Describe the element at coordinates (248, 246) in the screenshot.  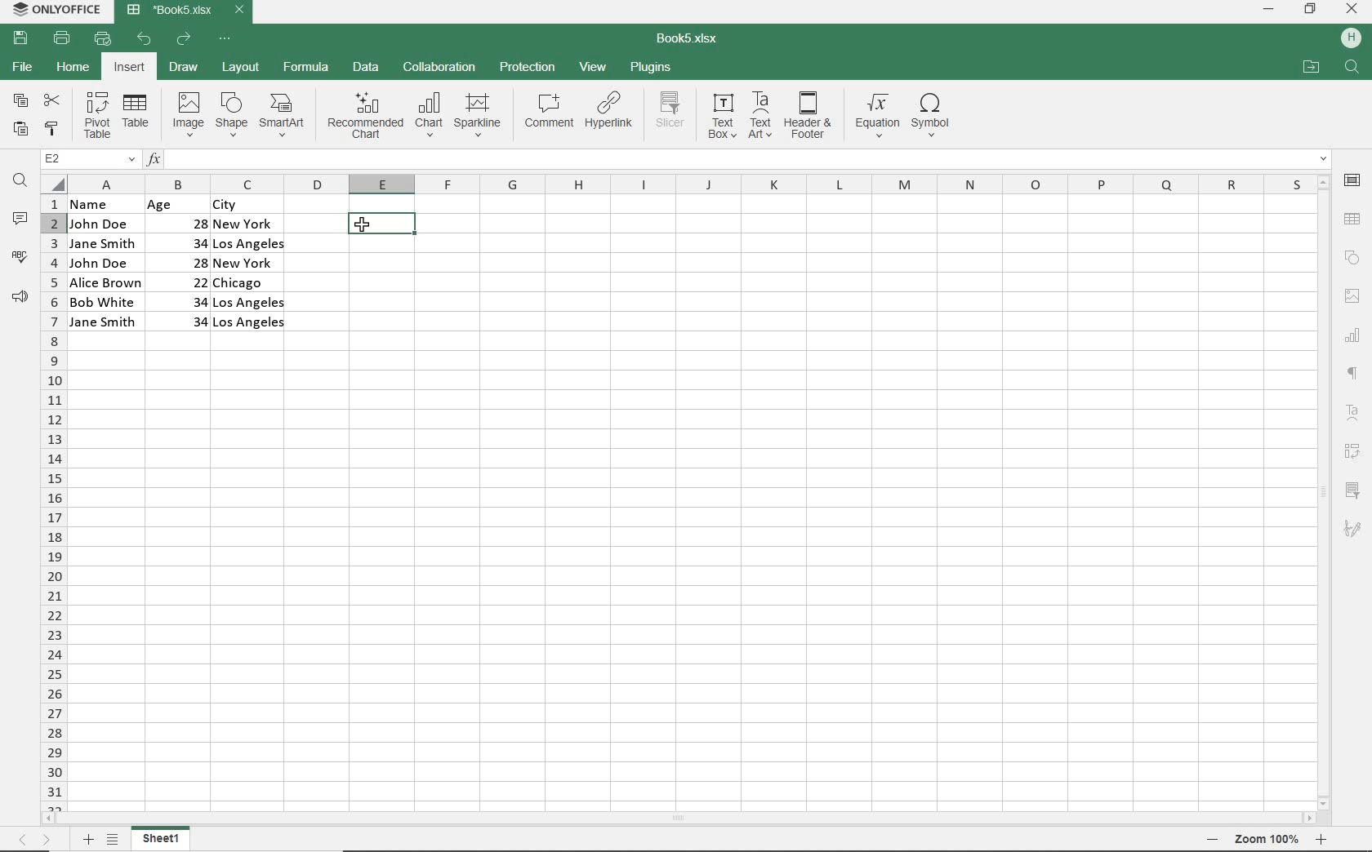
I see `Los Angeles` at that location.